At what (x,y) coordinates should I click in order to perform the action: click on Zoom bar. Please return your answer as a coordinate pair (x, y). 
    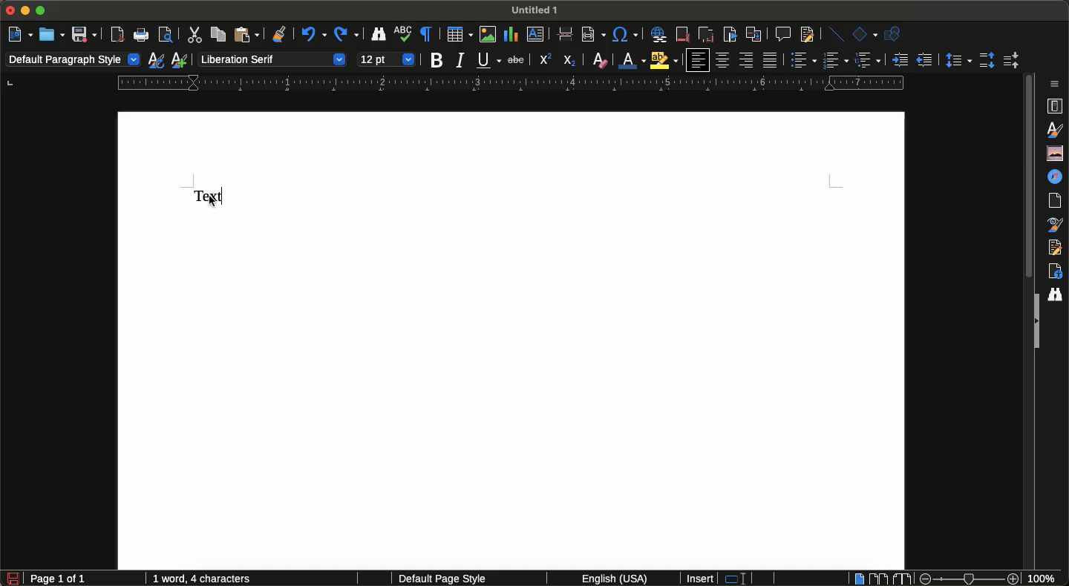
    Looking at the image, I should click on (968, 579).